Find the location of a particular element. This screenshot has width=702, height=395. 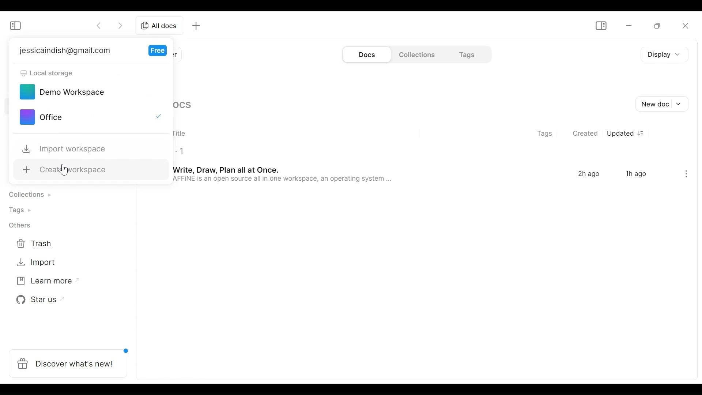

jessicaindish@gmail.com is located at coordinates (64, 50).